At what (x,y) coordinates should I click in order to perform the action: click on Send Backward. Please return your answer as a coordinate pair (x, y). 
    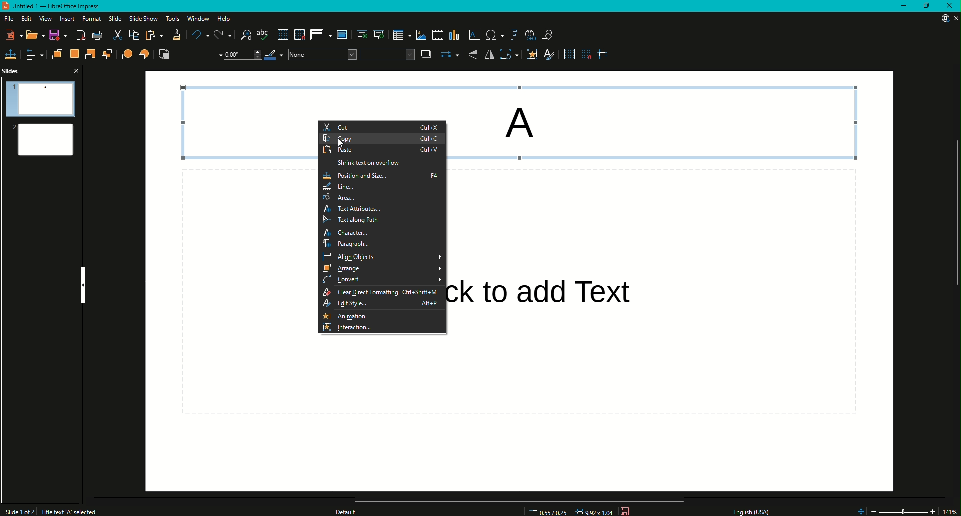
    Looking at the image, I should click on (90, 54).